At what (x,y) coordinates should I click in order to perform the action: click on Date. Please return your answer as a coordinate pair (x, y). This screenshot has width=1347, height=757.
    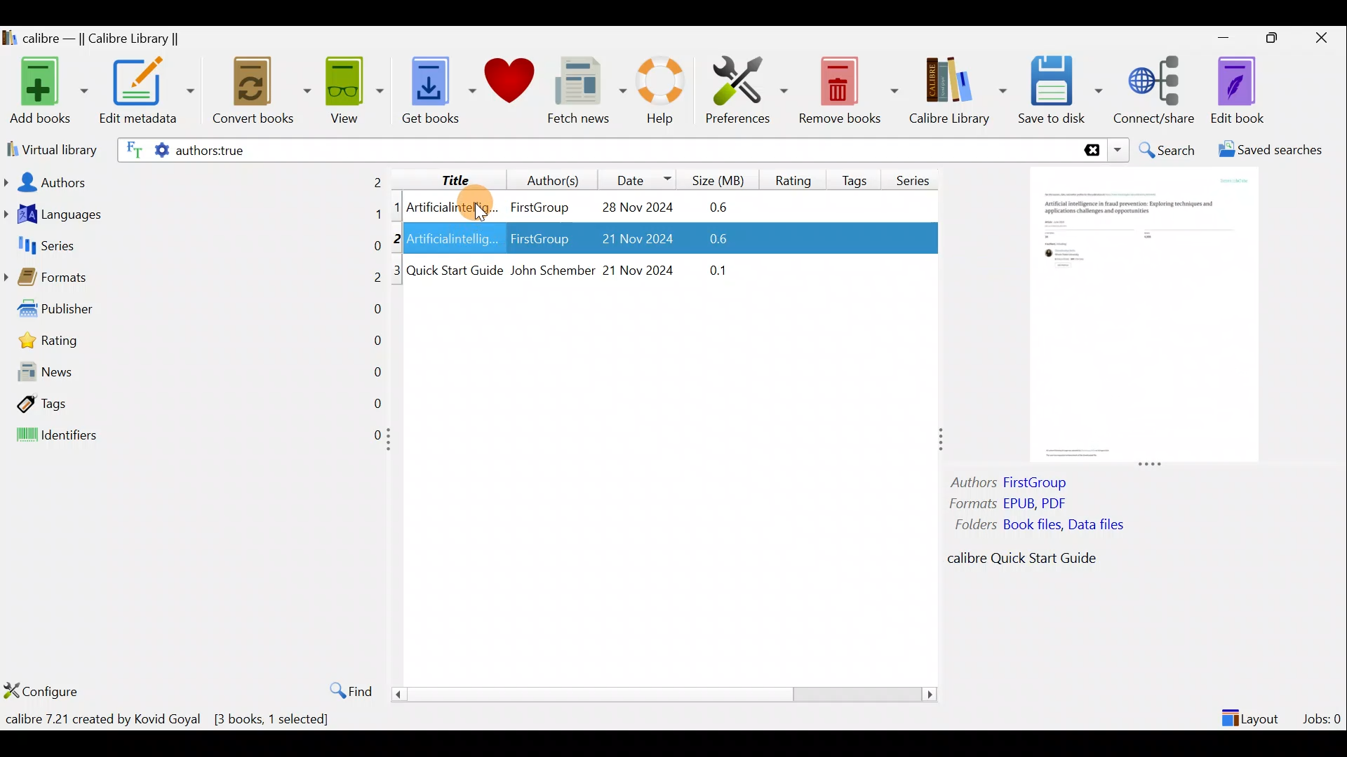
    Looking at the image, I should click on (638, 179).